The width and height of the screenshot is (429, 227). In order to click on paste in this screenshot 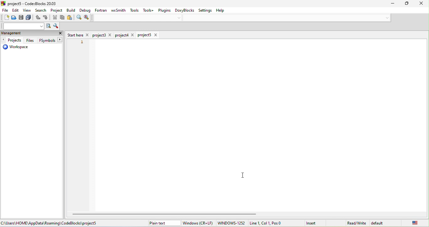, I will do `click(70, 18)`.